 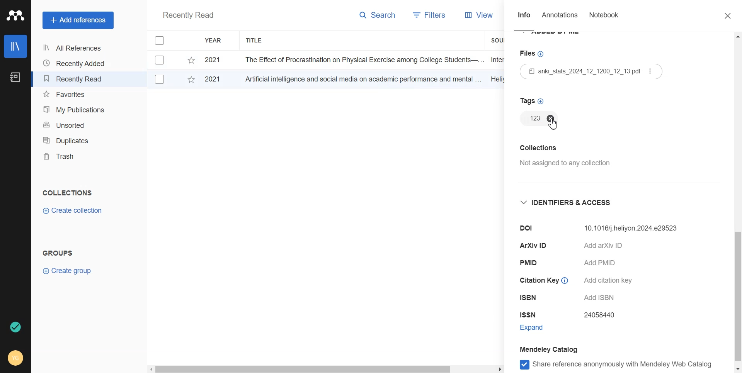 I want to click on Create Collection, so click(x=73, y=211).